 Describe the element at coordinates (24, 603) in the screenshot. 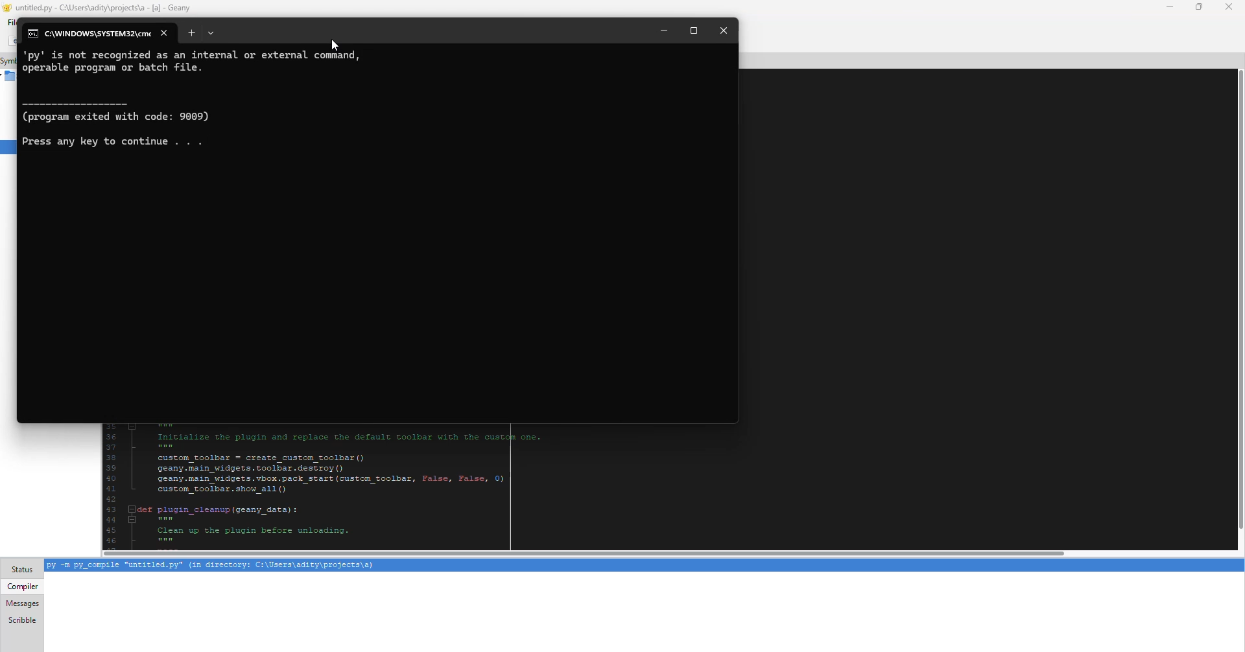

I see `messages` at that location.